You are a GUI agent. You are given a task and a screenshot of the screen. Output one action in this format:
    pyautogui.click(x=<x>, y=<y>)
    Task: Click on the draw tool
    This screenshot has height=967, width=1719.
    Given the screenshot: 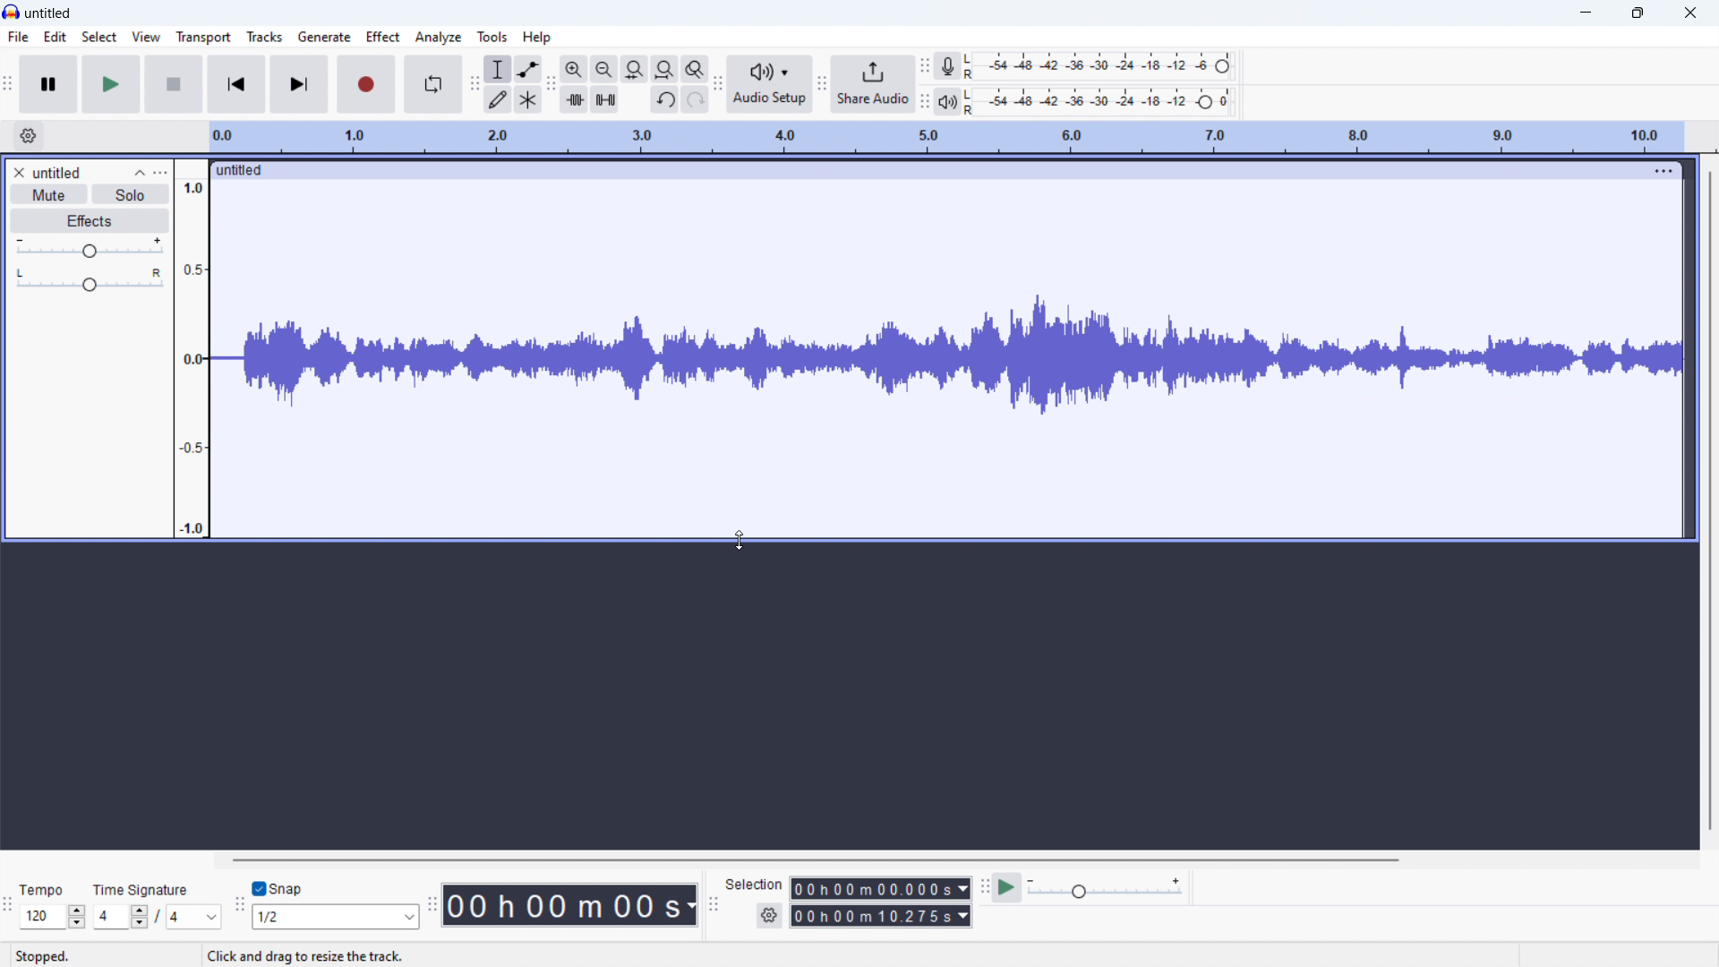 What is the action you would take?
    pyautogui.click(x=498, y=99)
    